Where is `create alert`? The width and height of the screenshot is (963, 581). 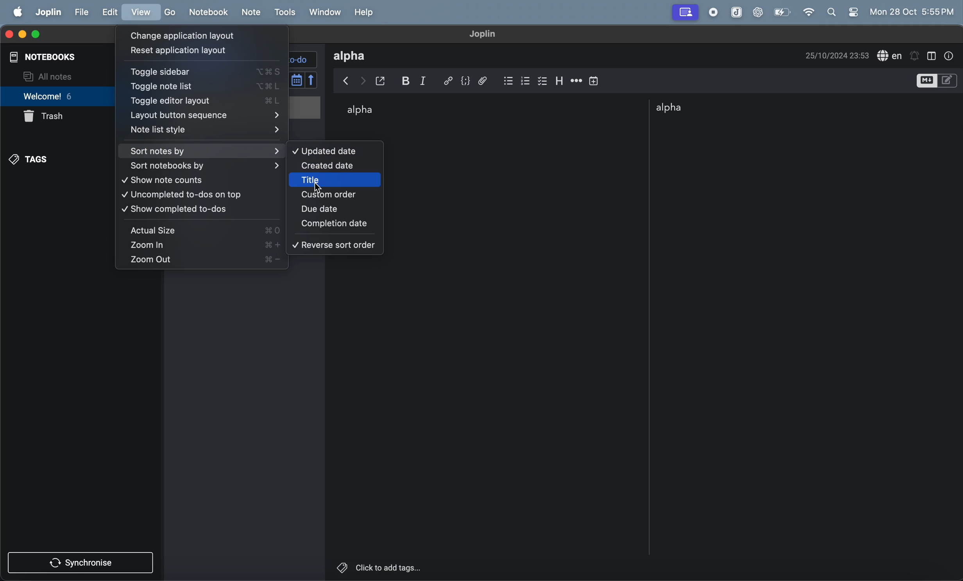 create alert is located at coordinates (915, 53).